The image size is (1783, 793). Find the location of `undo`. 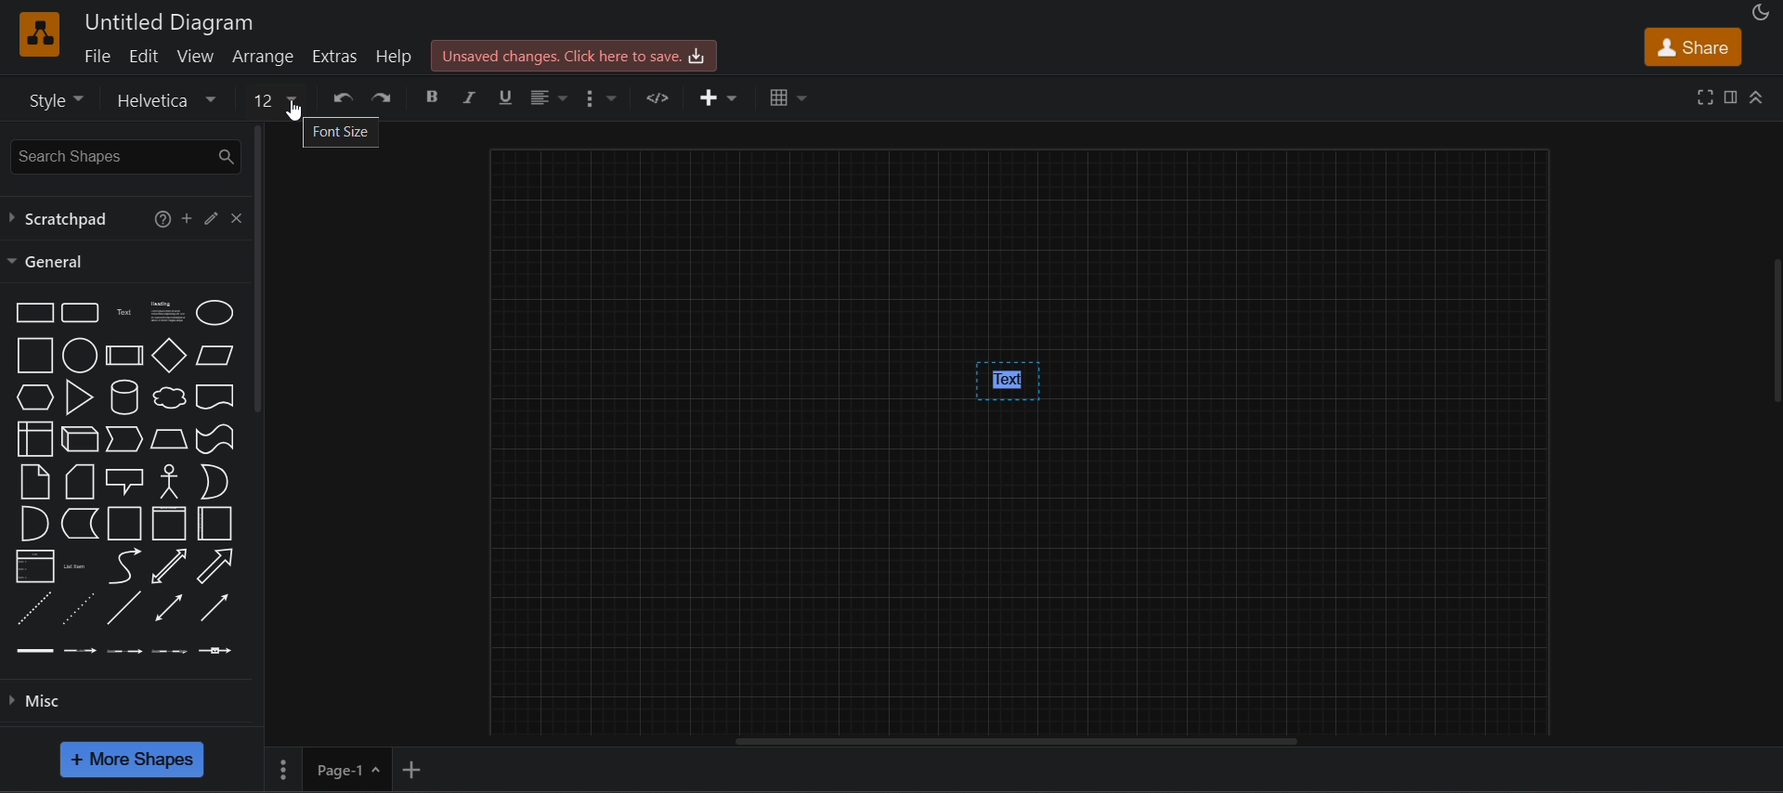

undo is located at coordinates (343, 97).